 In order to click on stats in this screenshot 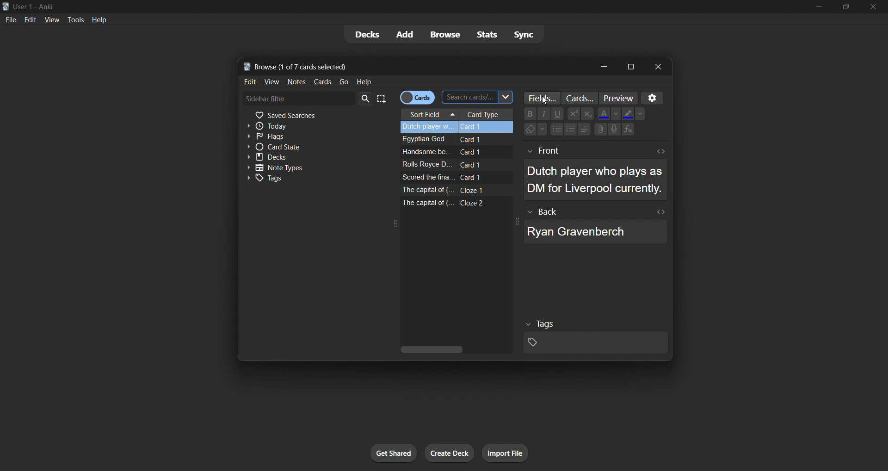, I will do `click(486, 35)`.